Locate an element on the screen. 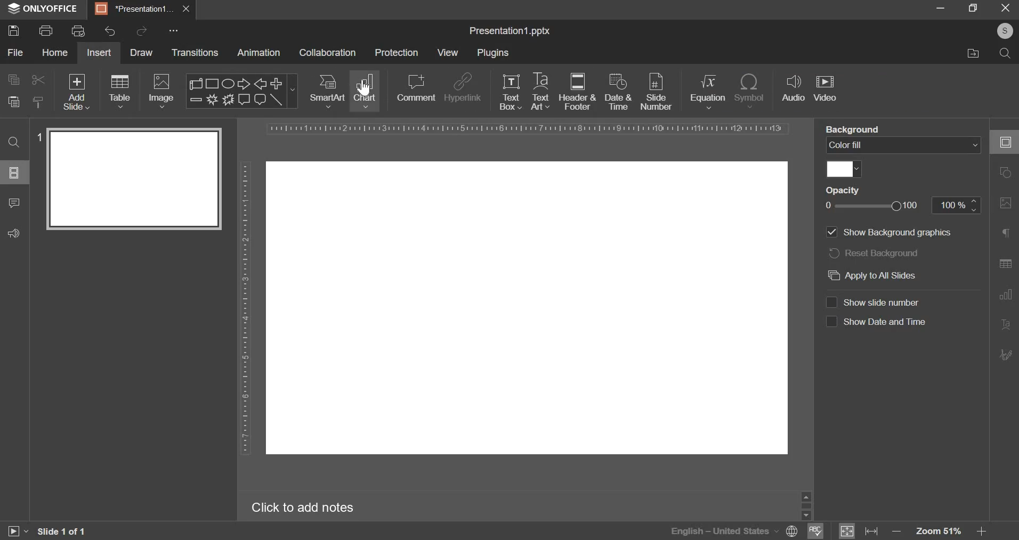 This screenshot has height=540, width=1019. audio is located at coordinates (793, 89).